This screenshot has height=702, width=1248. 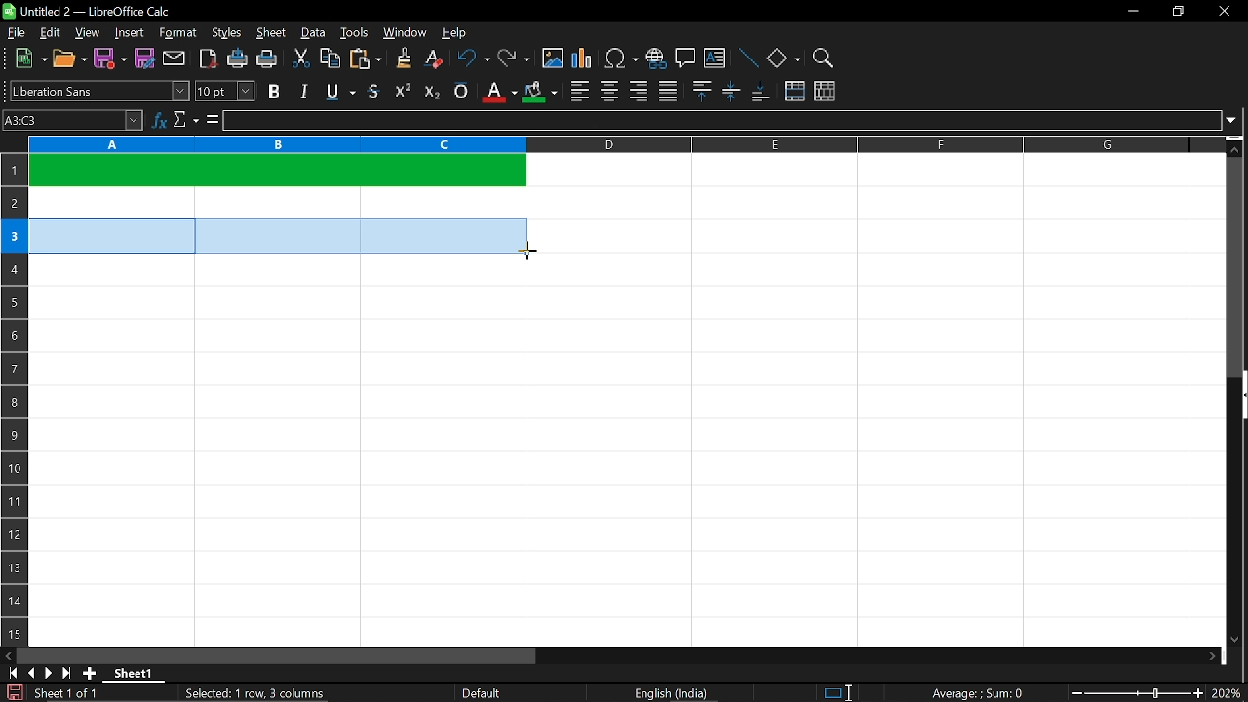 I want to click on align top, so click(x=701, y=92).